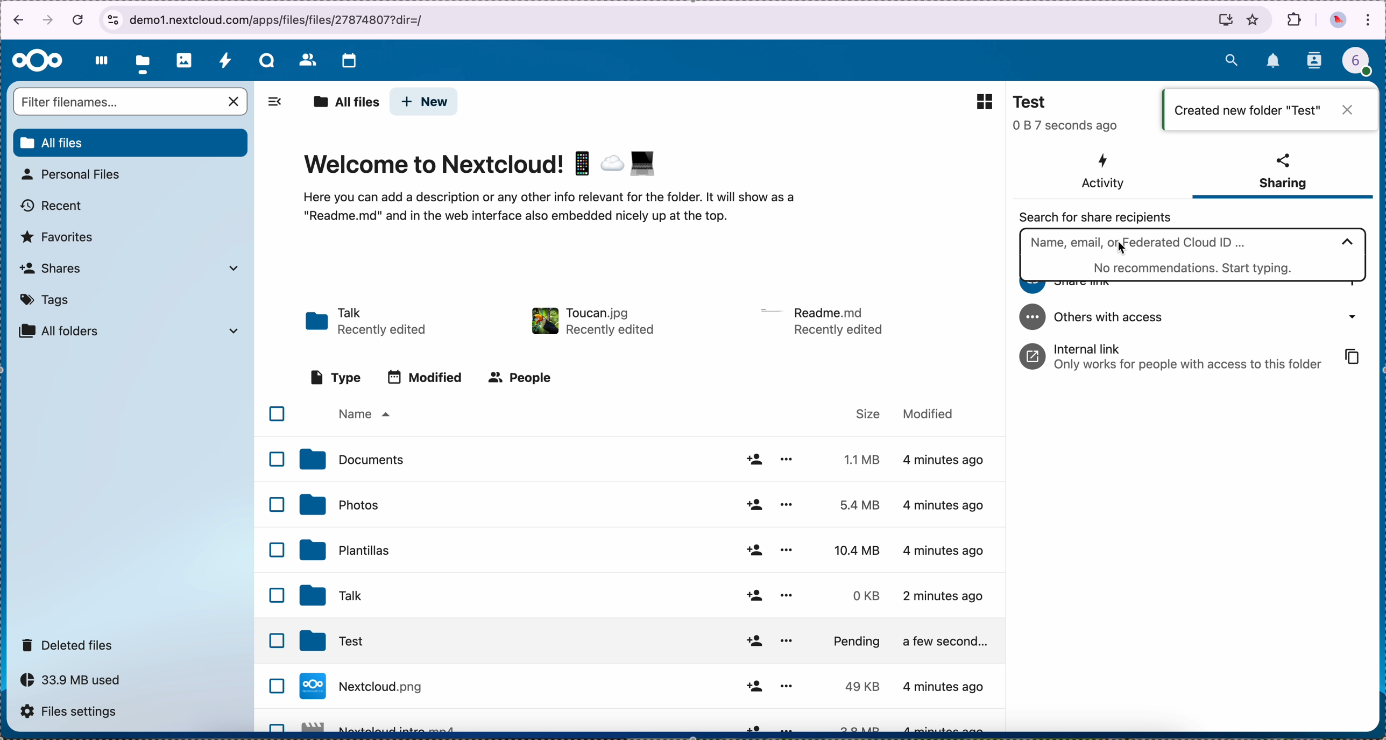 The width and height of the screenshot is (1386, 740). Describe the element at coordinates (76, 683) in the screenshot. I see `capacity` at that location.